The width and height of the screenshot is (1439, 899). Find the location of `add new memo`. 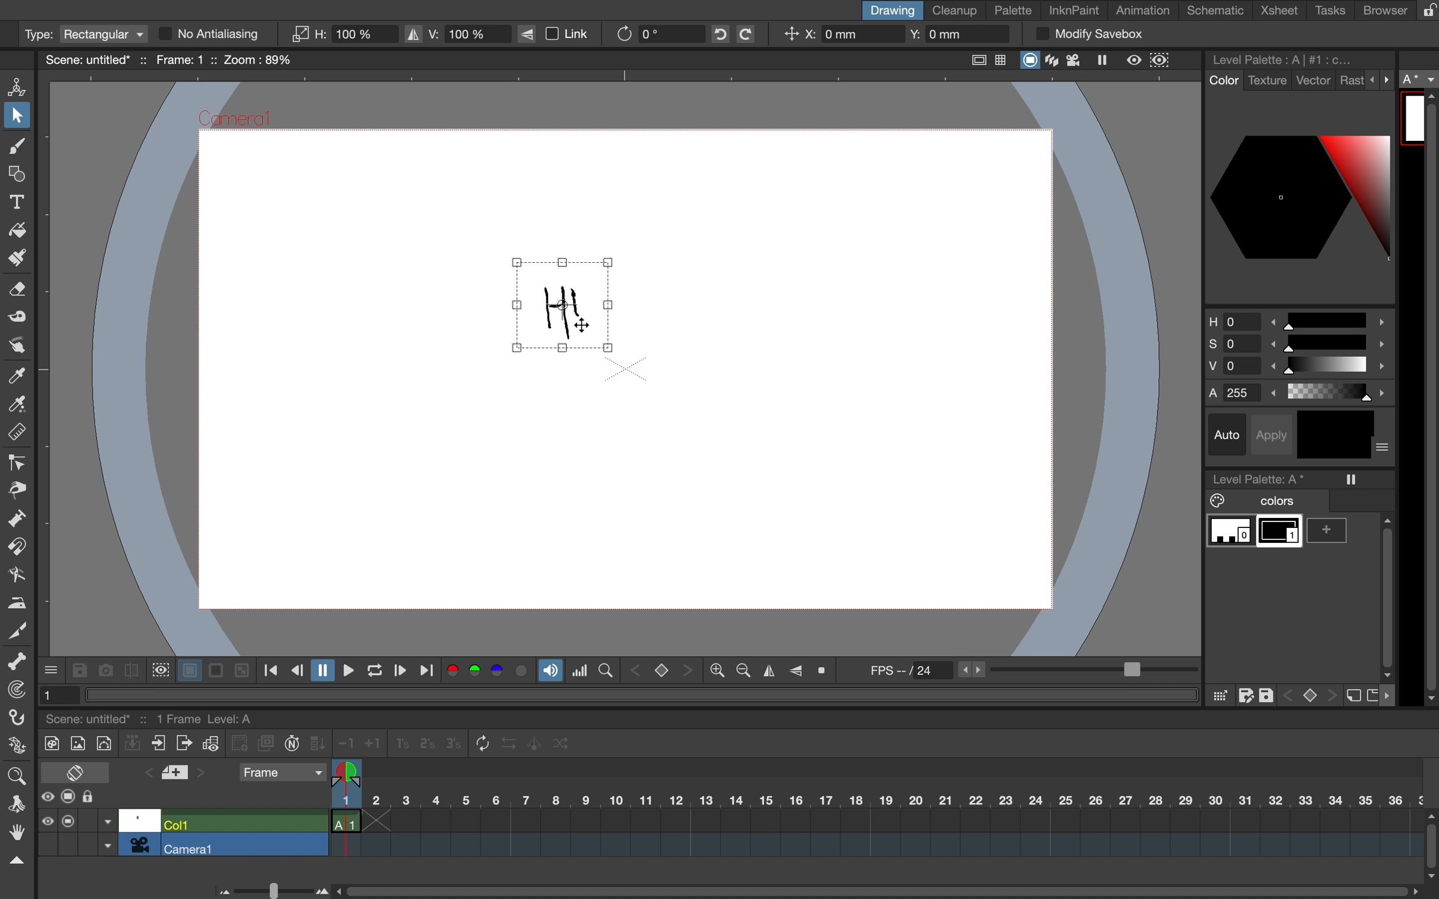

add new memo is located at coordinates (177, 776).